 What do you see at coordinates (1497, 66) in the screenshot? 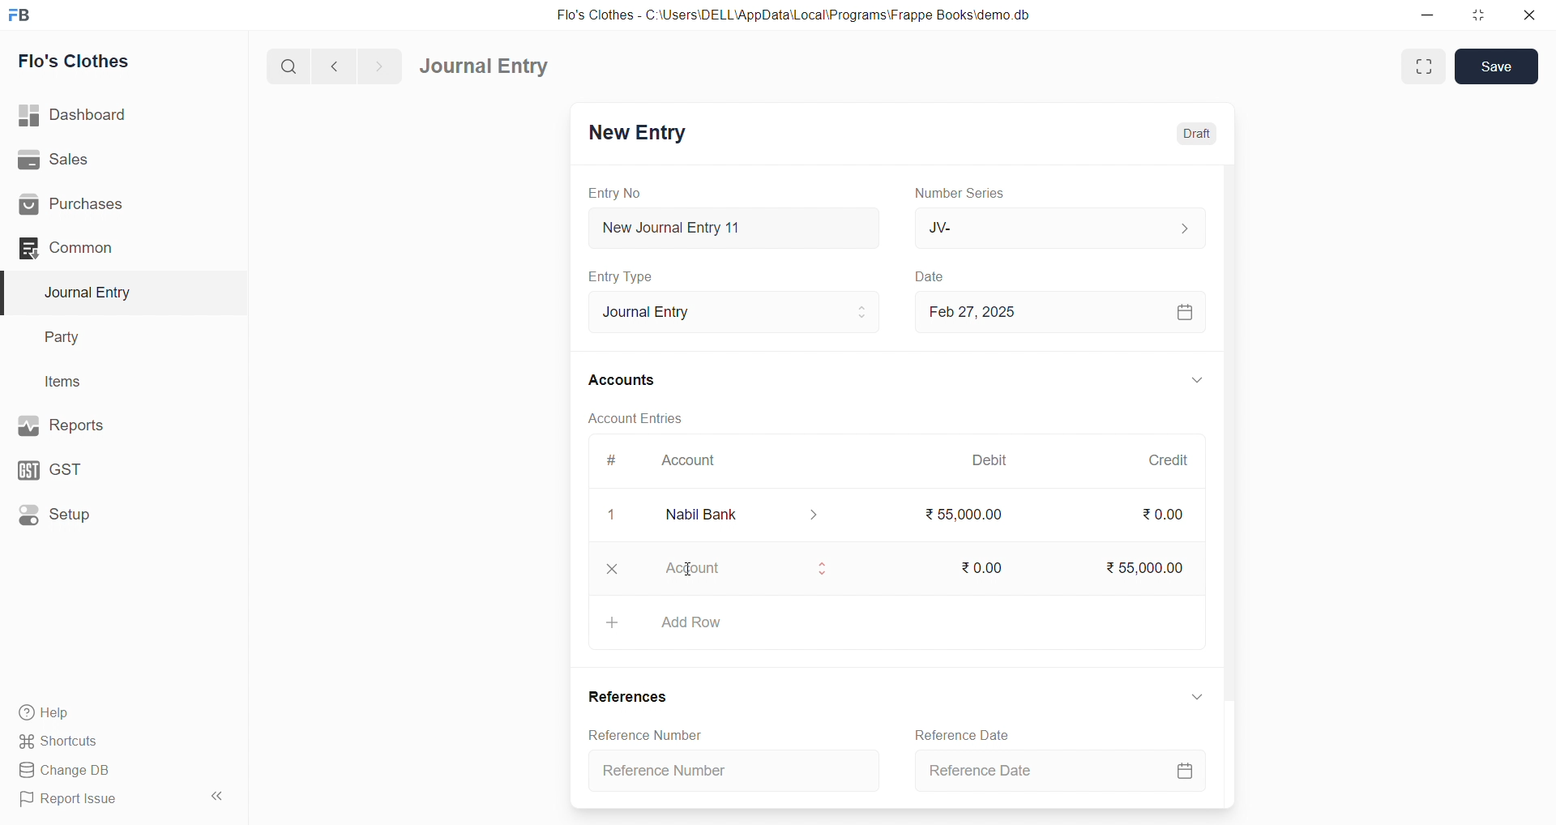
I see `Save` at bounding box center [1497, 66].